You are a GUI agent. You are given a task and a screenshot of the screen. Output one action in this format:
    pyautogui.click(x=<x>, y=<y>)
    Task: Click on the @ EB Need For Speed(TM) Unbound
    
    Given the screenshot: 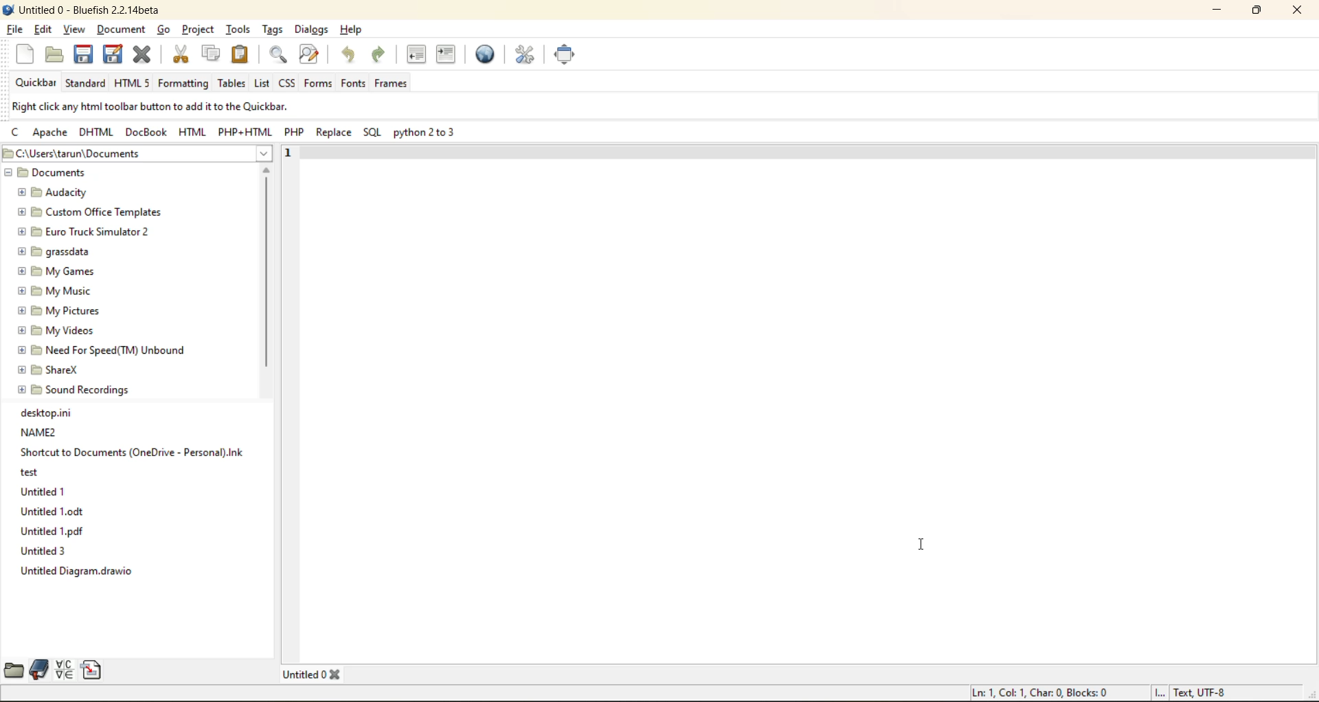 What is the action you would take?
    pyautogui.click(x=104, y=348)
    